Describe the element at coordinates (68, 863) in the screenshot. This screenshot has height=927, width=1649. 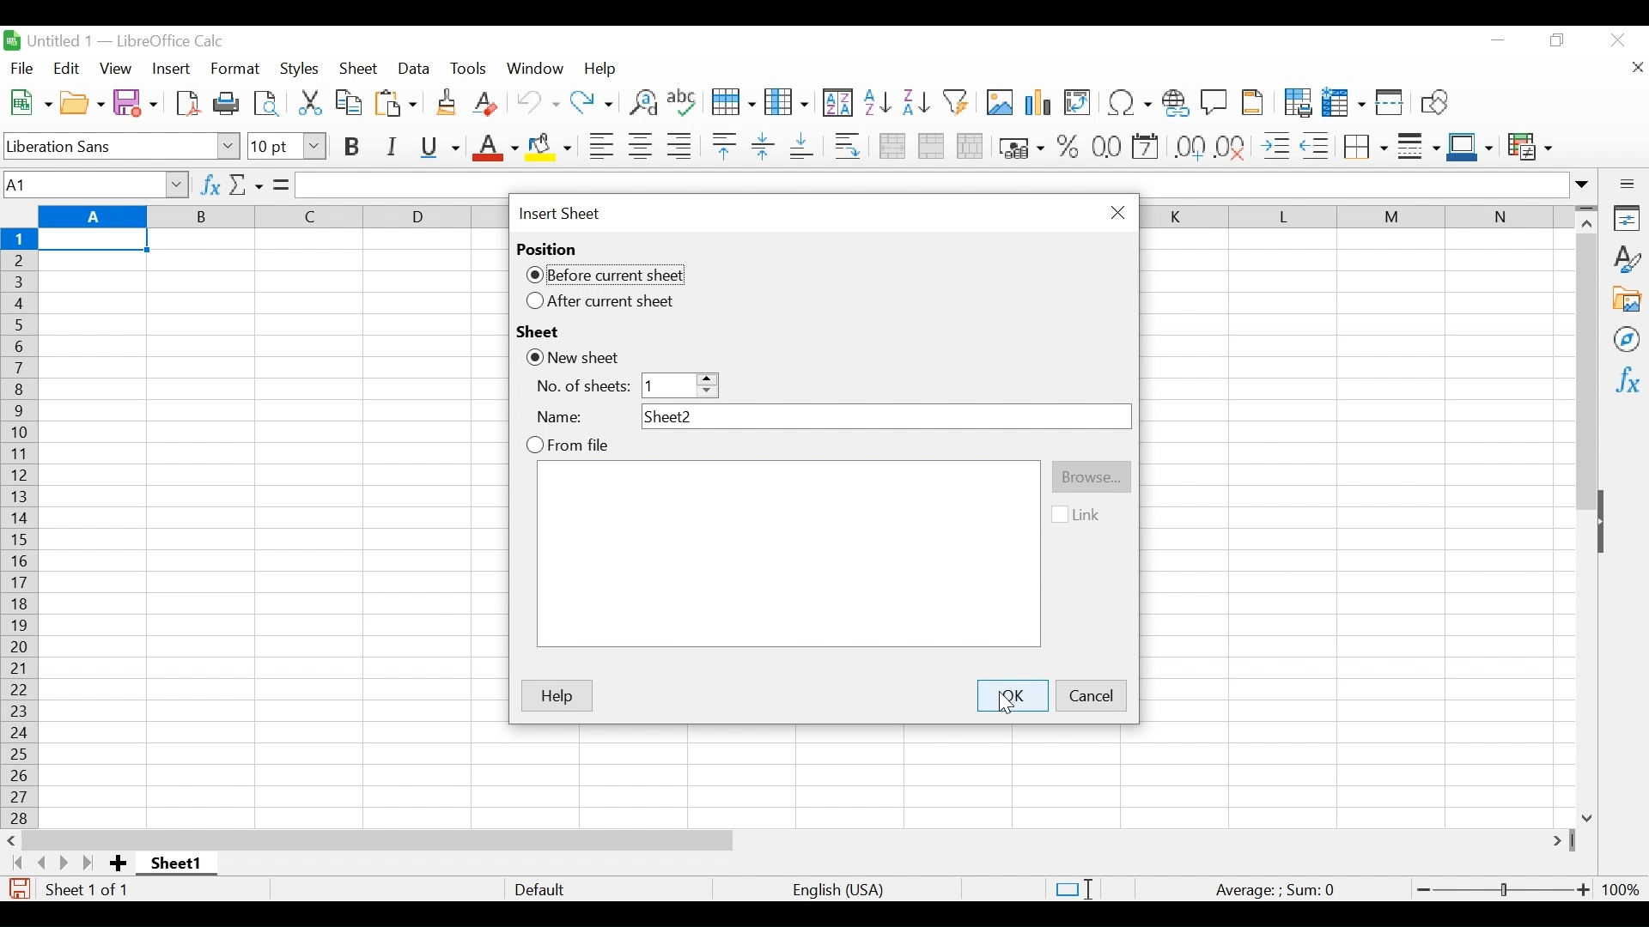
I see `Scroll to the next page` at that location.